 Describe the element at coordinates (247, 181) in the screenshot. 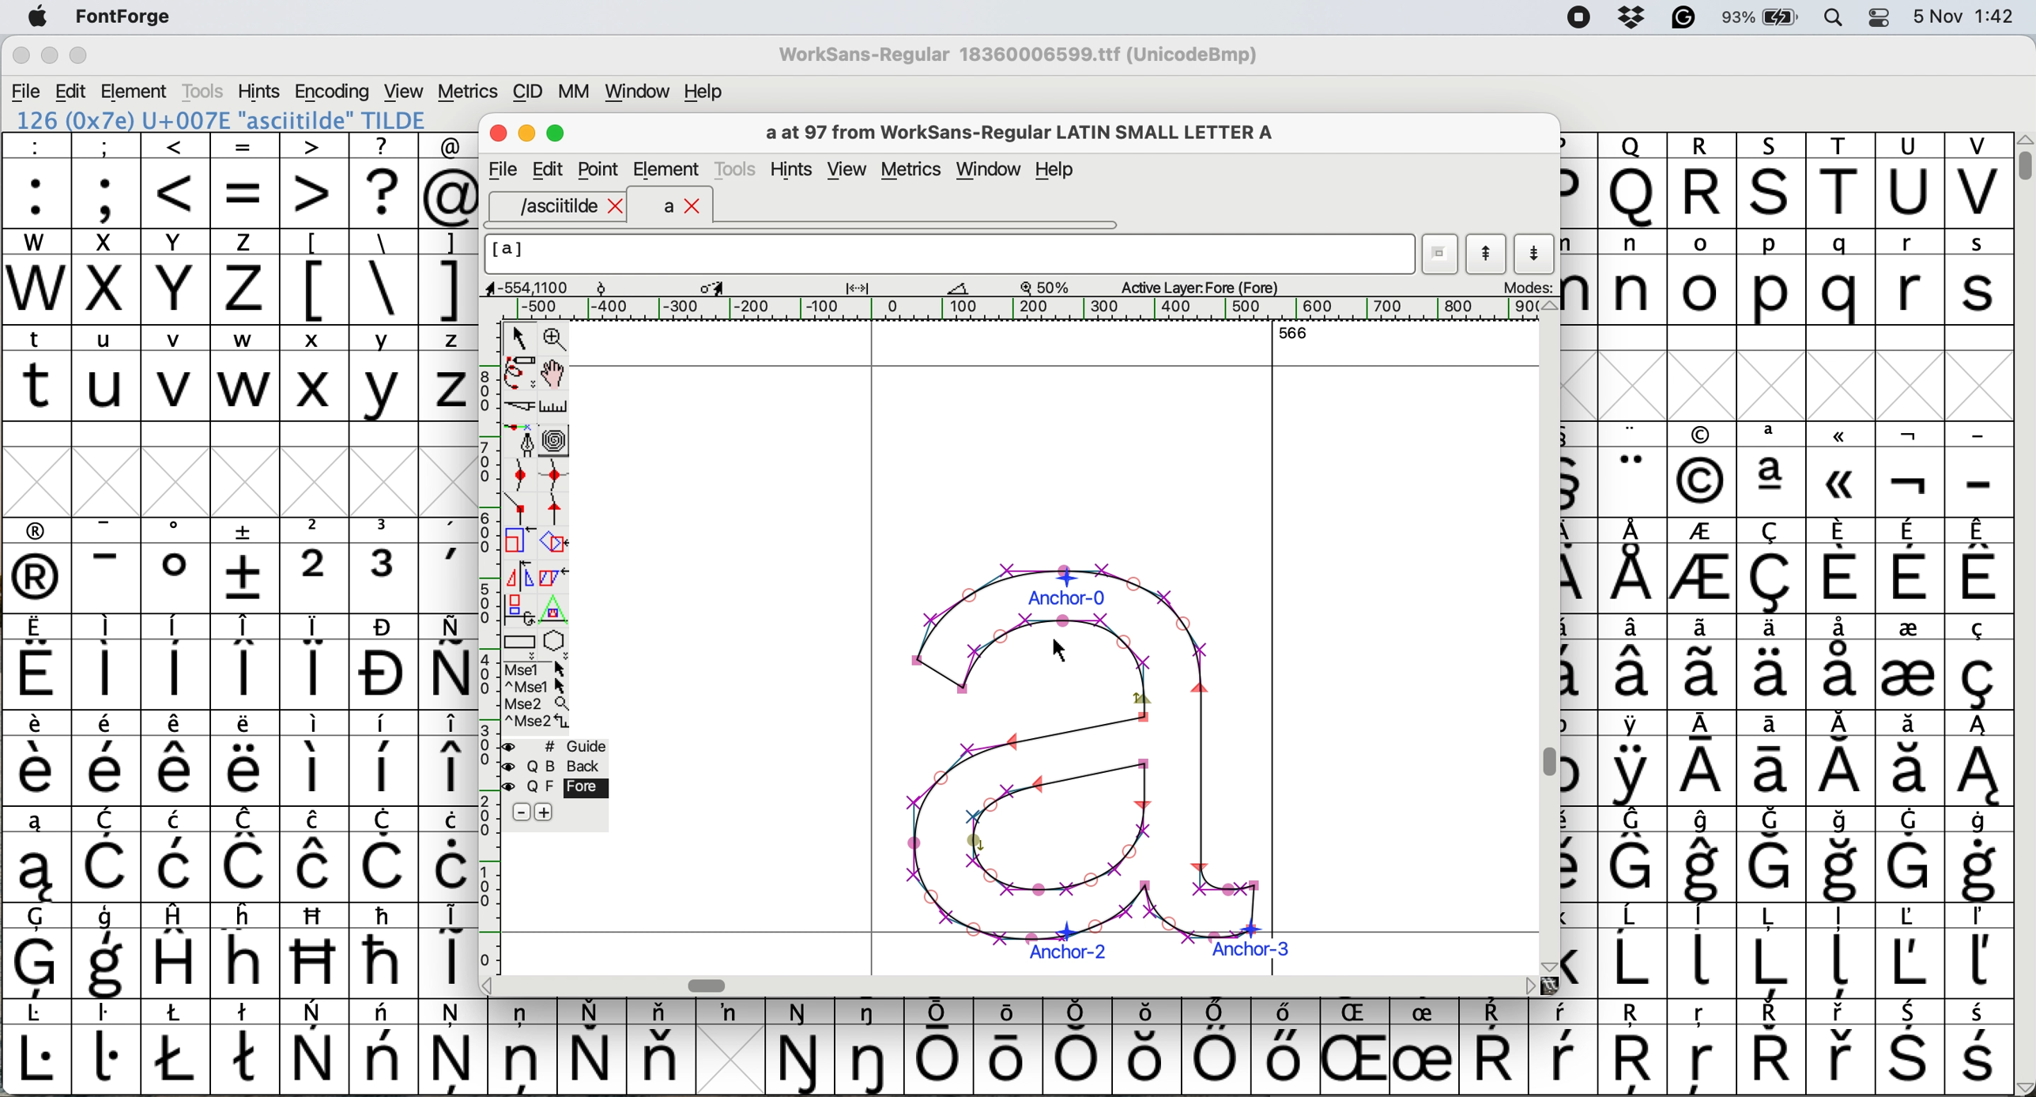

I see `=` at that location.